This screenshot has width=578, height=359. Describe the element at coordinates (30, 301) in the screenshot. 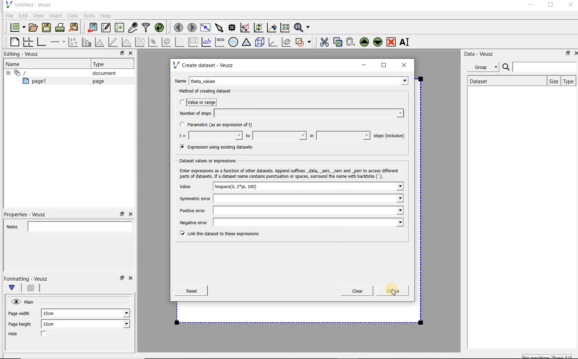

I see `Main` at that location.